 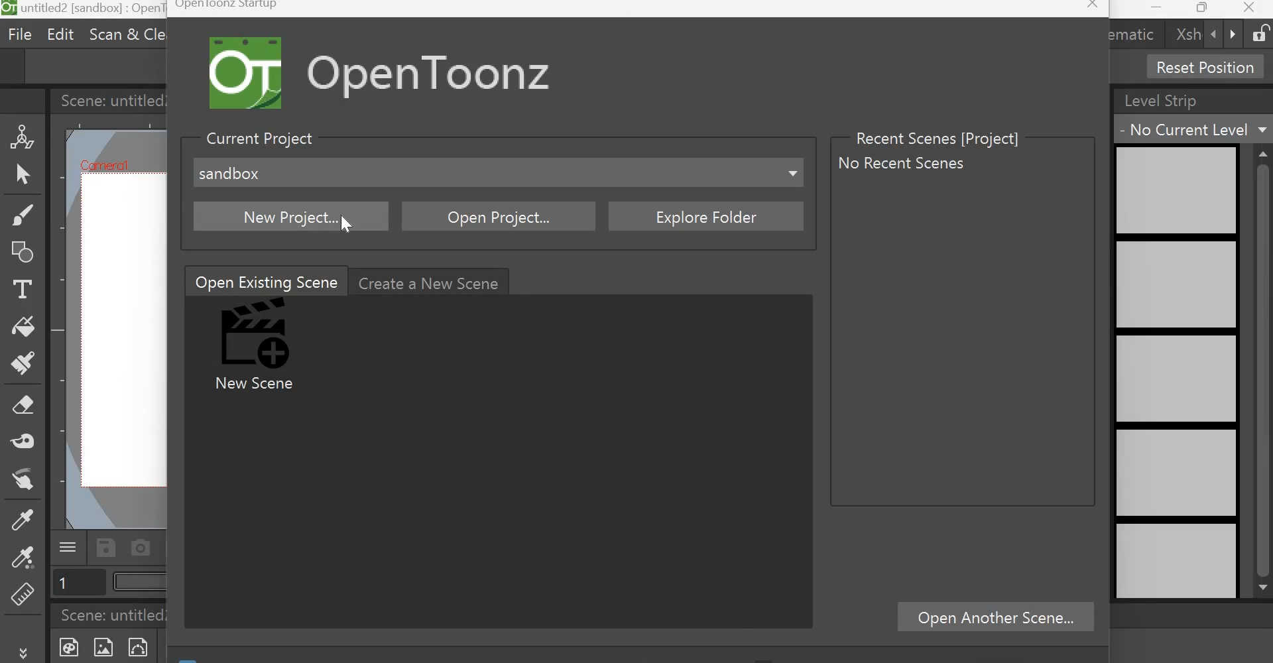 What do you see at coordinates (902, 164) in the screenshot?
I see `No recent scenes` at bounding box center [902, 164].